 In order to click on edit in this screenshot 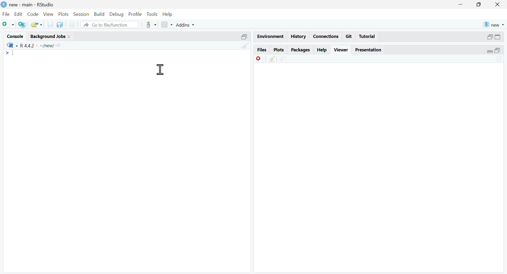, I will do `click(18, 14)`.